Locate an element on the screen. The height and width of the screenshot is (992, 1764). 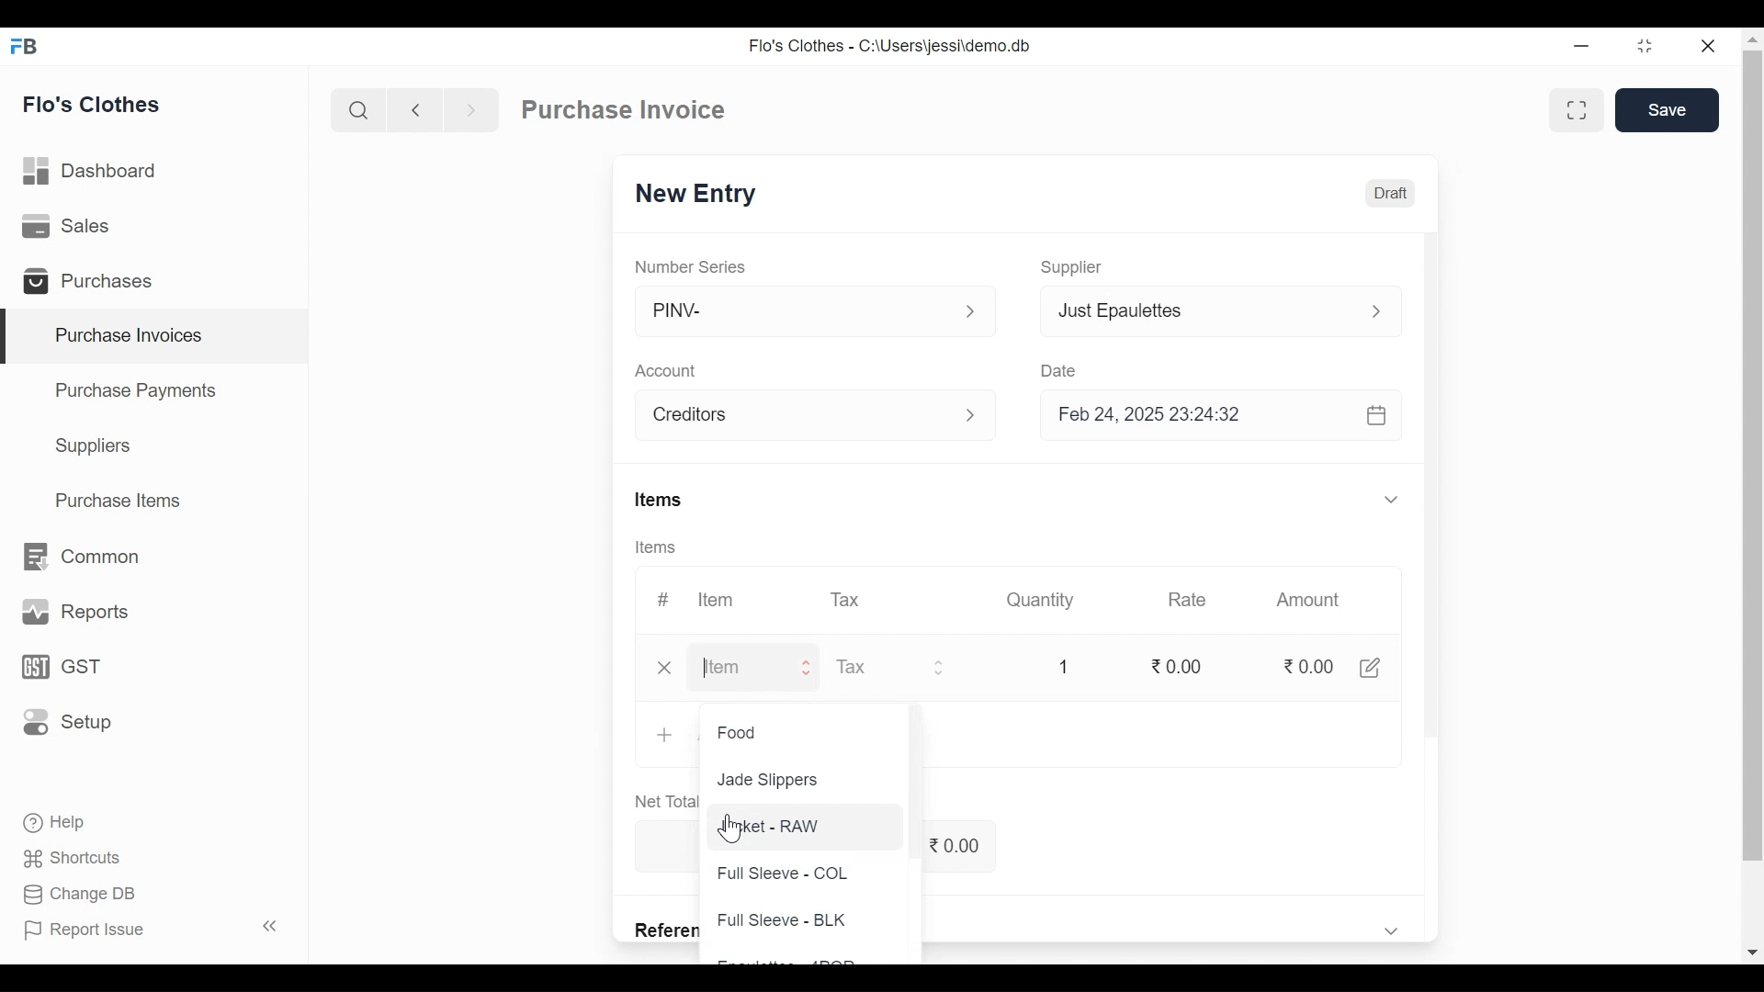
Expand is located at coordinates (811, 668).